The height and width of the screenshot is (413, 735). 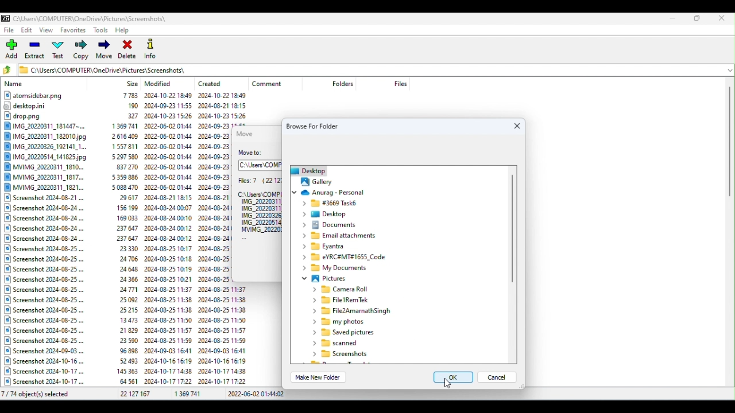 I want to click on Address bar, so click(x=261, y=165).